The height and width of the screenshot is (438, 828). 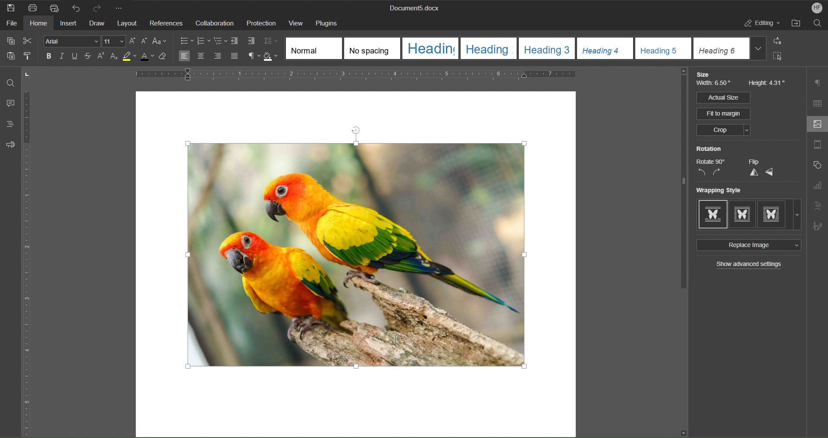 I want to click on Table Settings, so click(x=818, y=103).